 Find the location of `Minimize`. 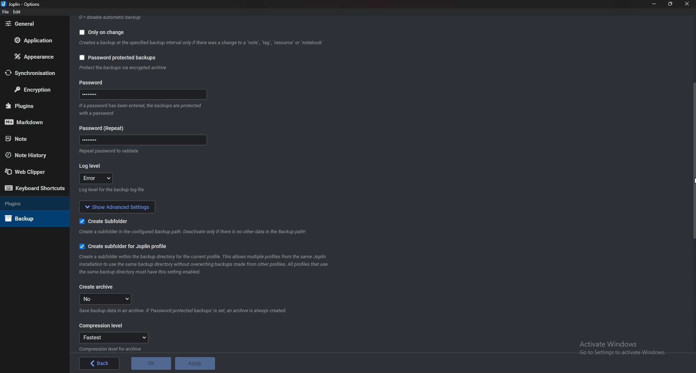

Minimize is located at coordinates (654, 3).